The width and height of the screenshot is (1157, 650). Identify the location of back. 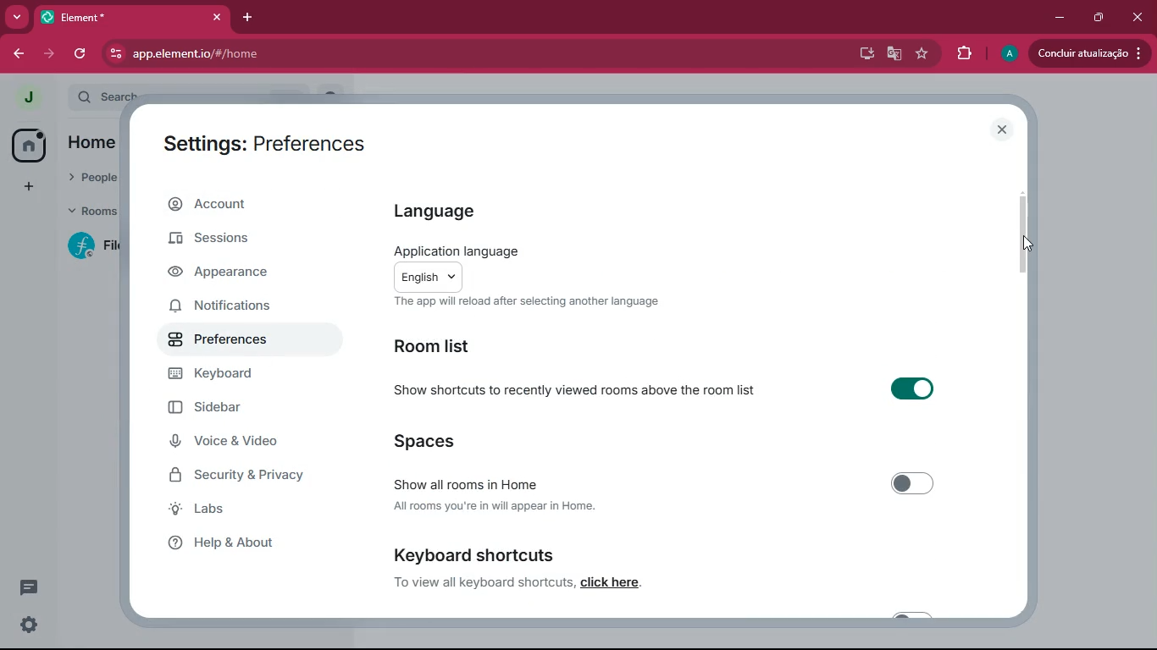
(14, 53).